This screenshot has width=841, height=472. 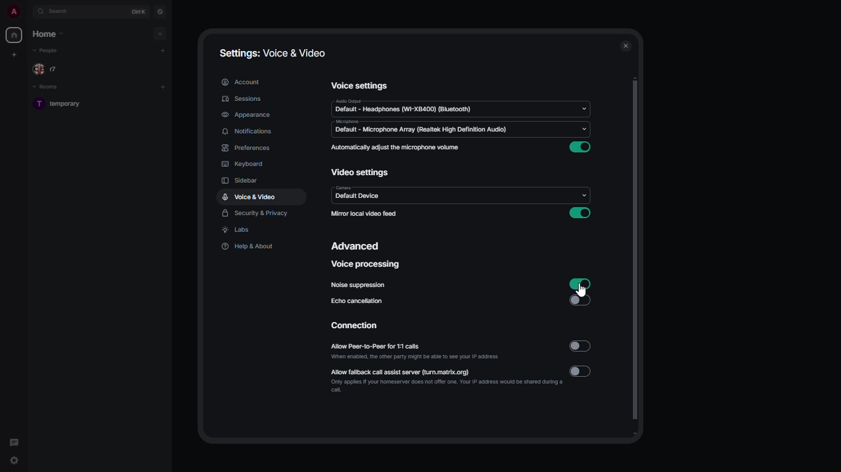 I want to click on echo cancellation, so click(x=358, y=302).